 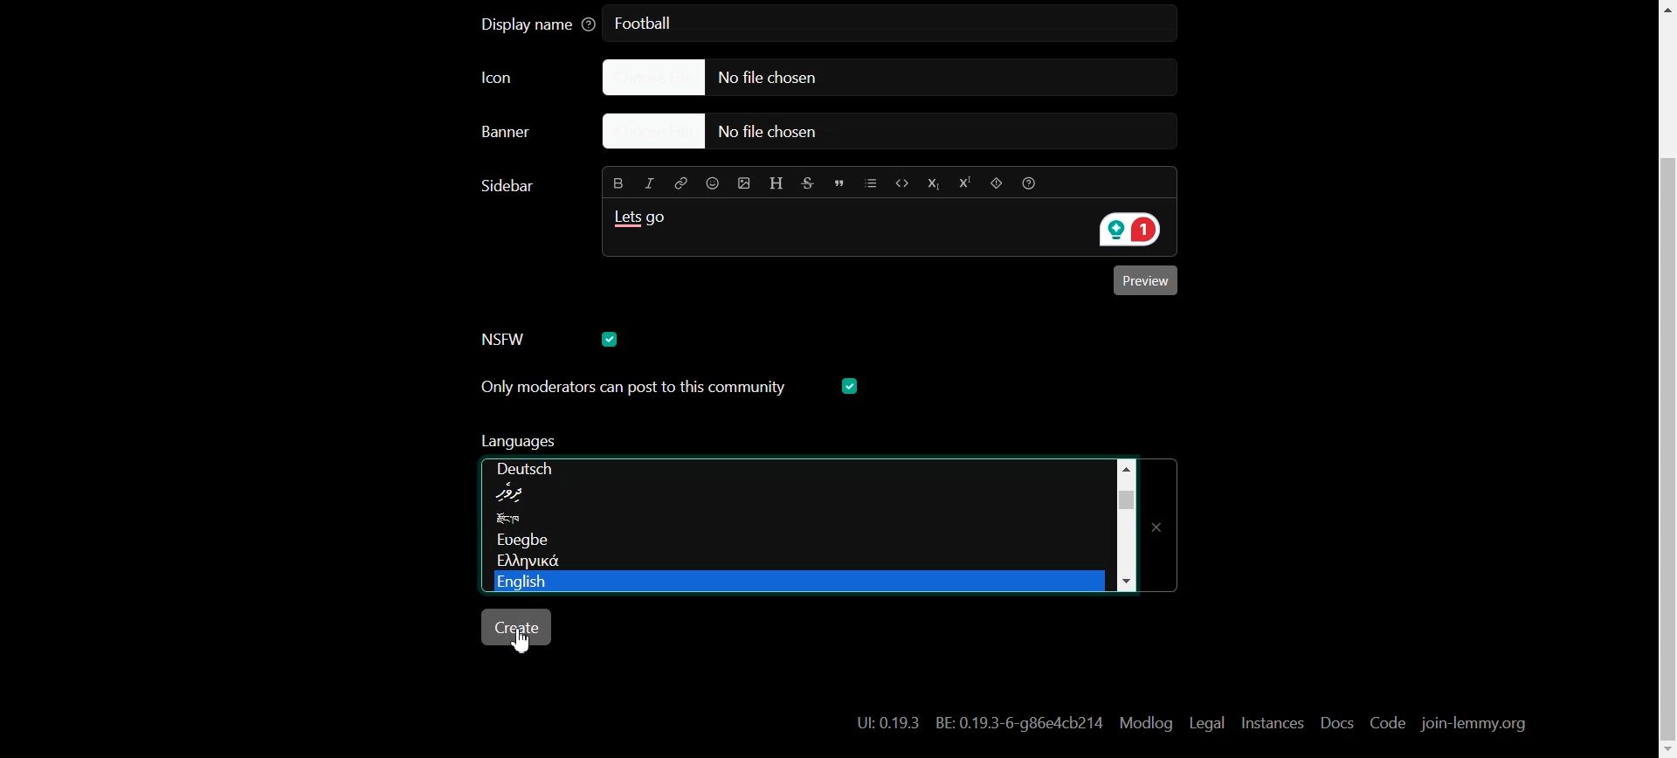 What do you see at coordinates (963, 184) in the screenshot?
I see `Superscript` at bounding box center [963, 184].